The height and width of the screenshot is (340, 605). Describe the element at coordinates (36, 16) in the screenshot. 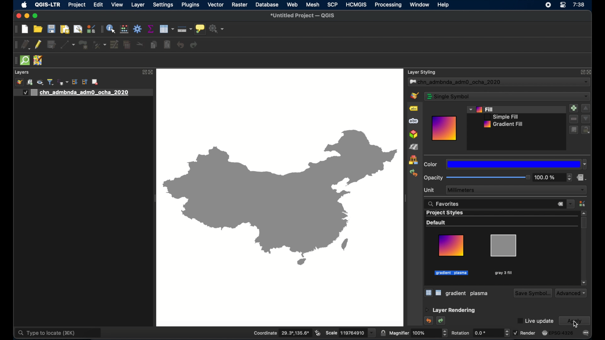

I see `maximize` at that location.